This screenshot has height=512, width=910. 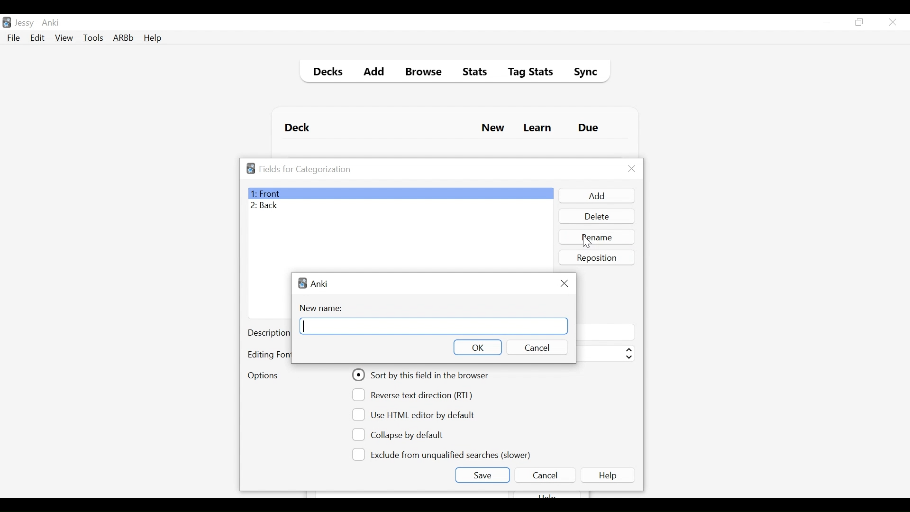 I want to click on Save, so click(x=482, y=475).